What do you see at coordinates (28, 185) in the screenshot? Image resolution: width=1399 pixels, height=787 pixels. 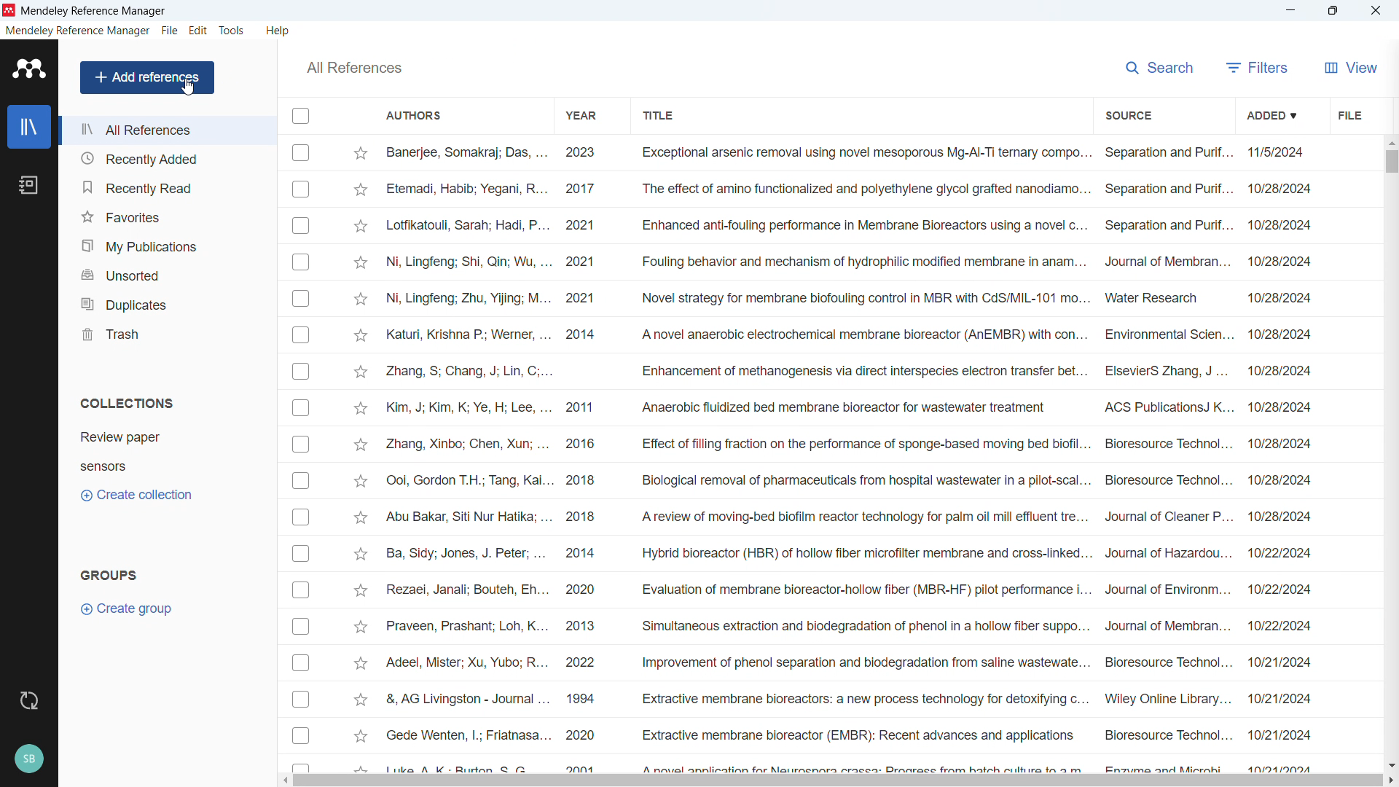 I see `Notebook ` at bounding box center [28, 185].